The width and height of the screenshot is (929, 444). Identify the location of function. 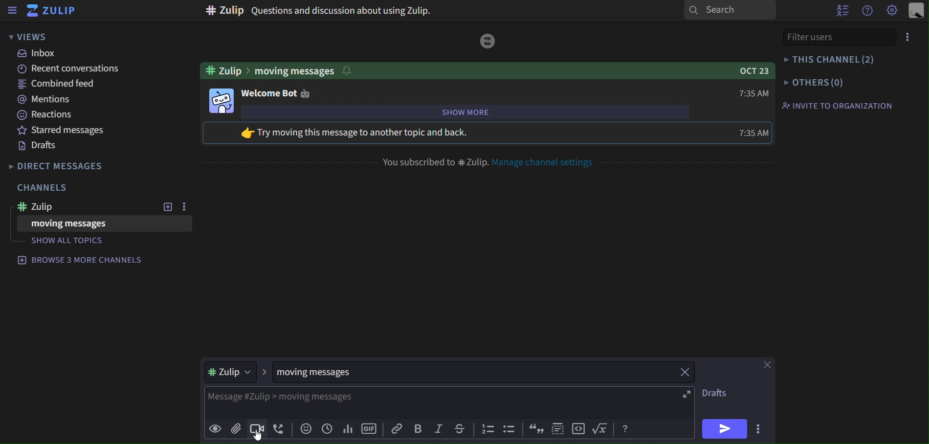
(601, 429).